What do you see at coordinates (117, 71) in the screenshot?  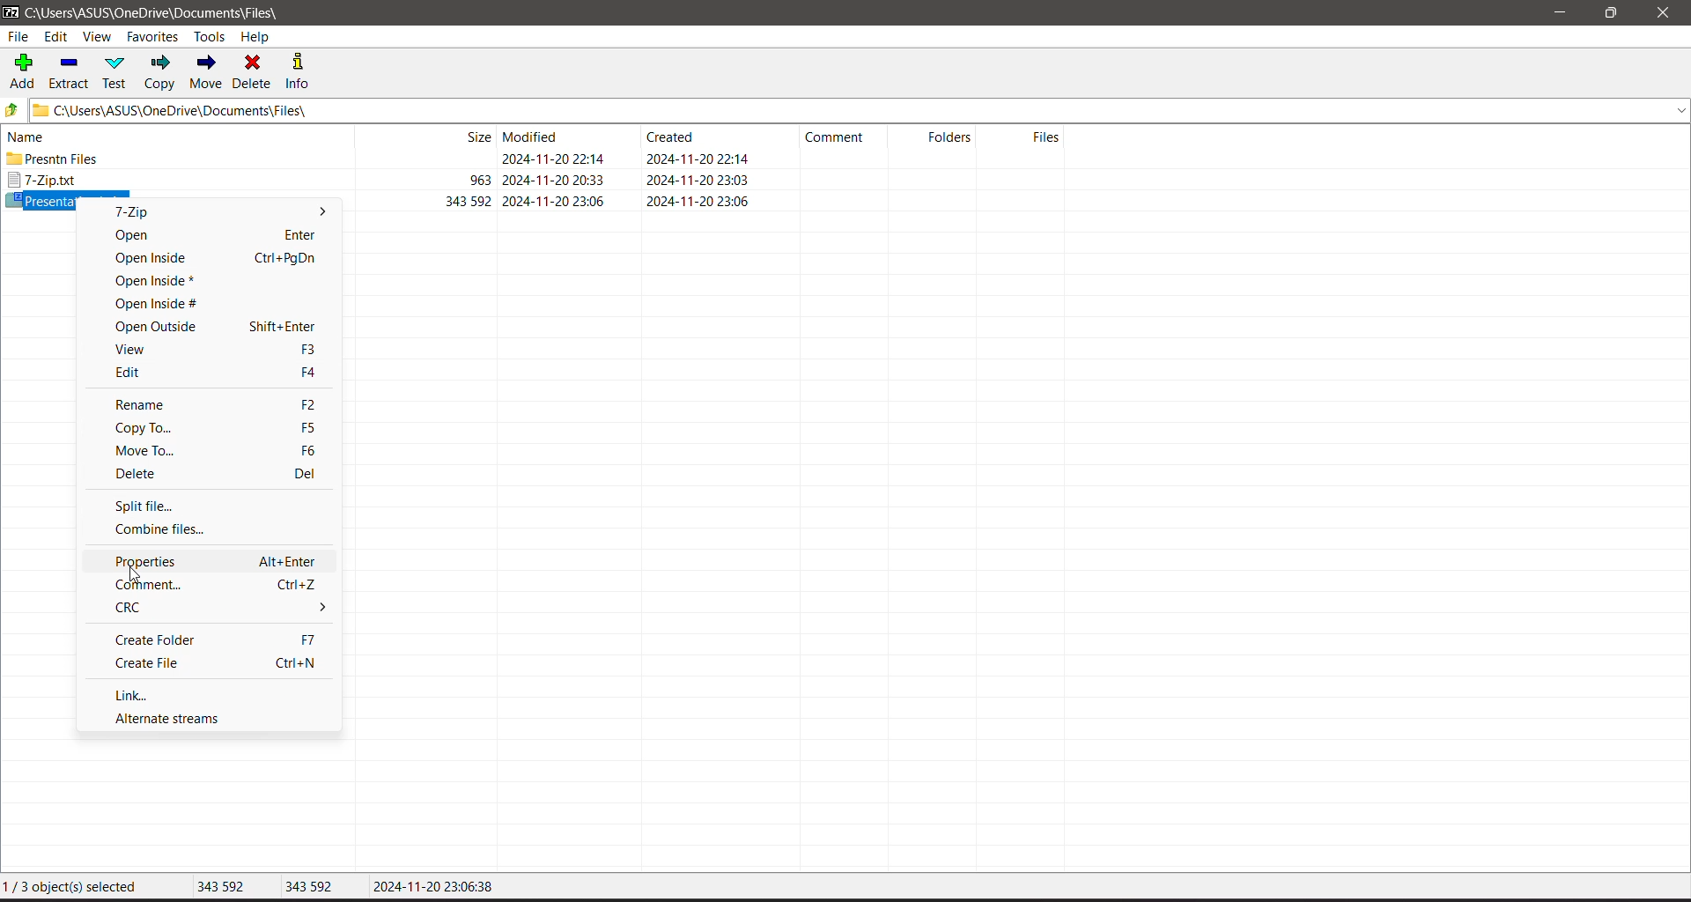 I see `Test` at bounding box center [117, 71].